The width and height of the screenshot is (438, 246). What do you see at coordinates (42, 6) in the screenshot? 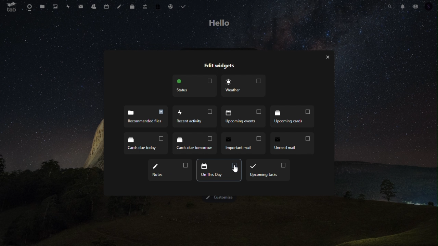
I see `files` at bounding box center [42, 6].